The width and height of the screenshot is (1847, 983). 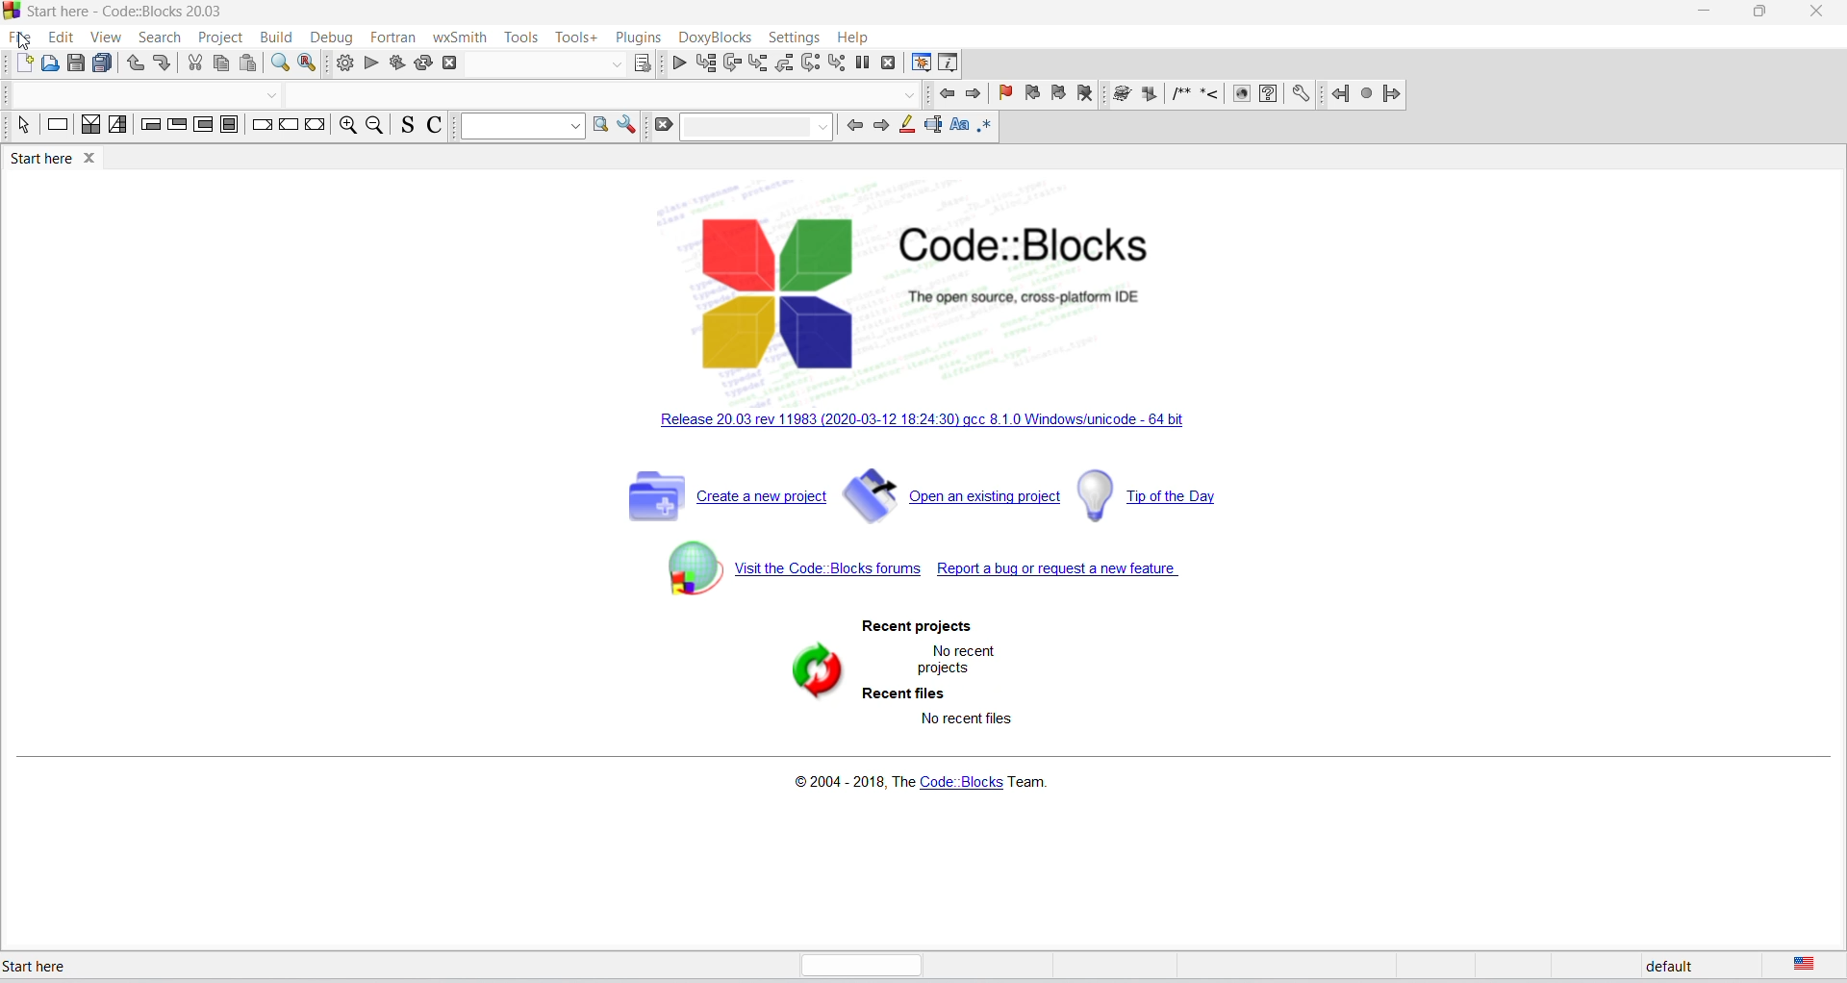 What do you see at coordinates (28, 127) in the screenshot?
I see `select` at bounding box center [28, 127].